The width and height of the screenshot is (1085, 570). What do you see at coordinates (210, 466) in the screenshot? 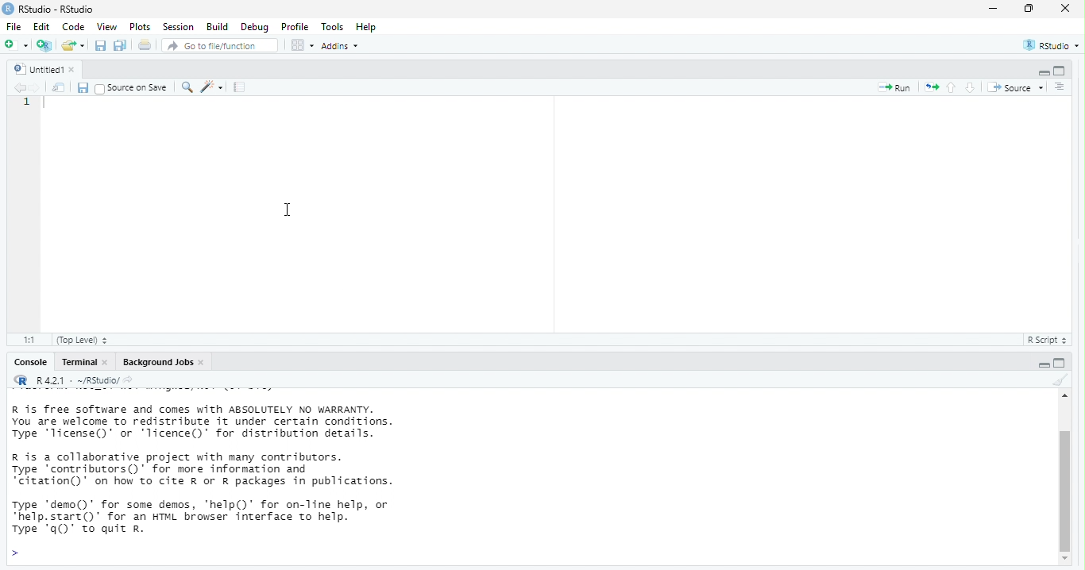
I see `information about R and it's license` at bounding box center [210, 466].